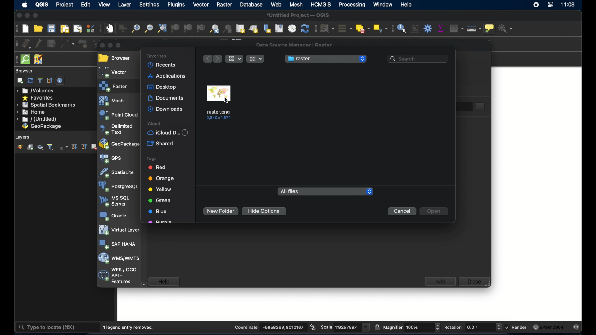  Describe the element at coordinates (550, 6) in the screenshot. I see `control center` at that location.